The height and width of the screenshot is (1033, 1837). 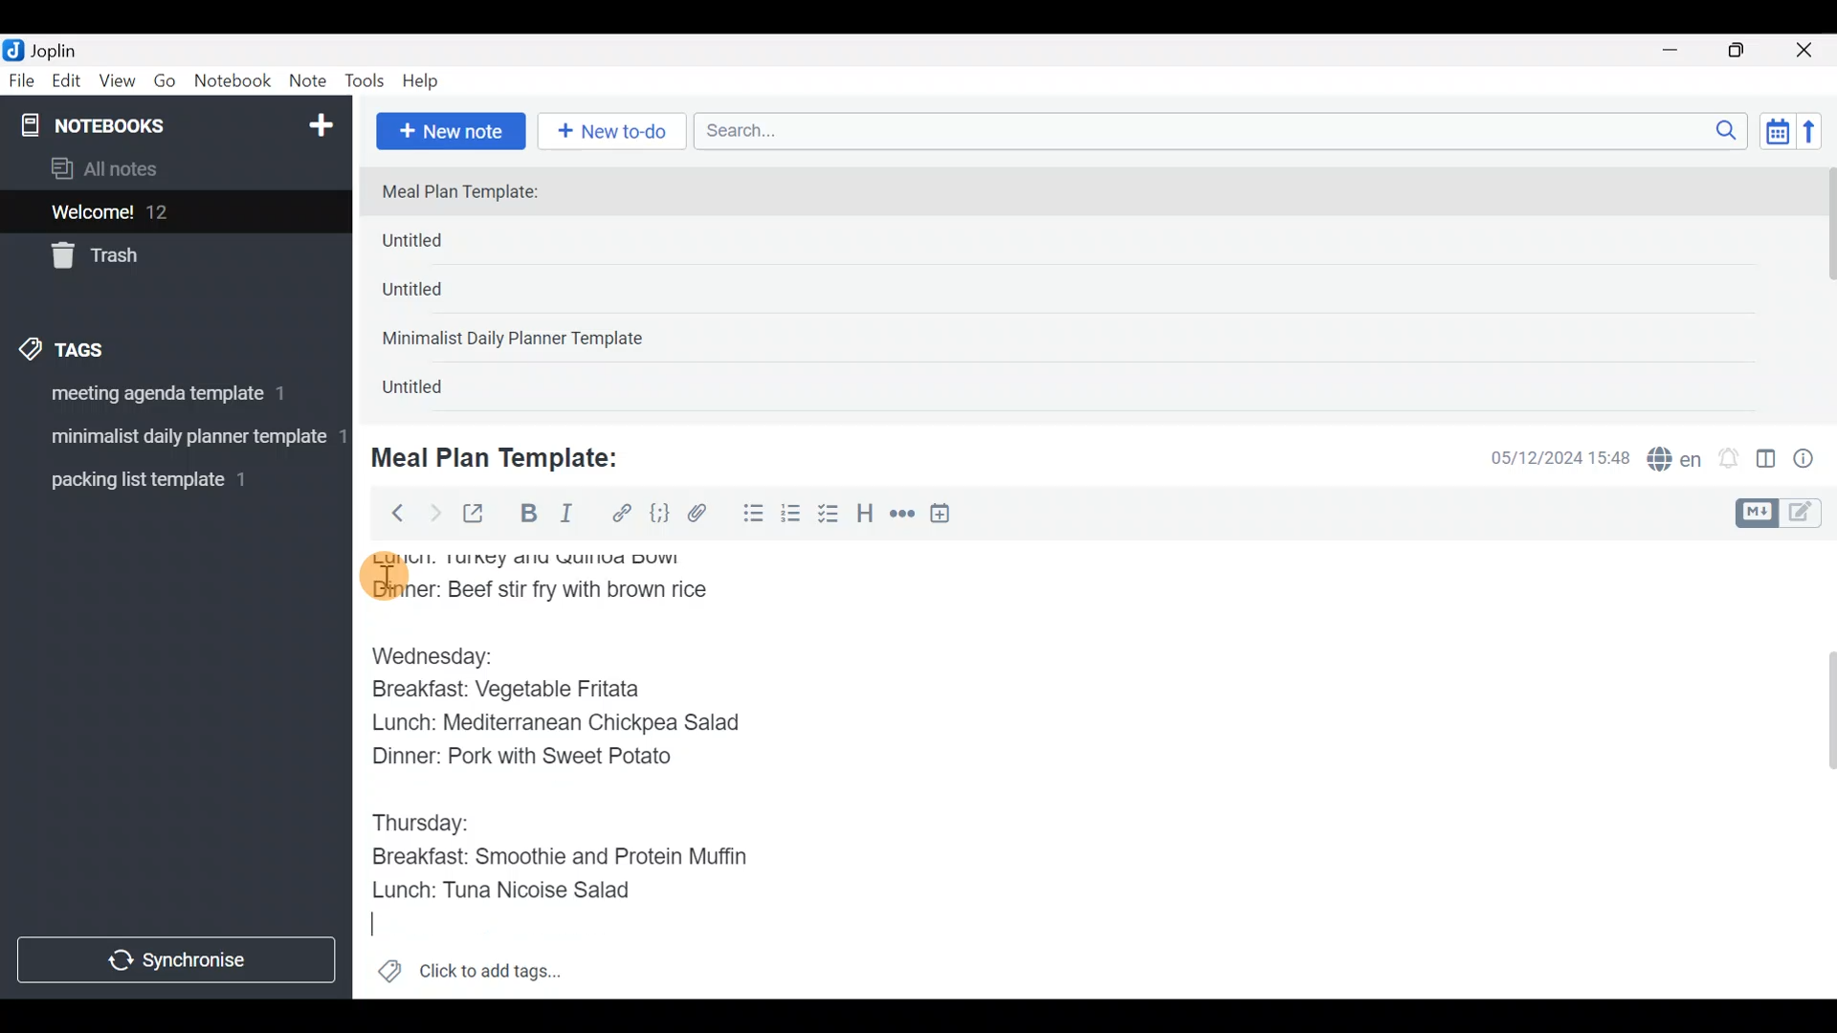 What do you see at coordinates (1681, 48) in the screenshot?
I see `Minimize` at bounding box center [1681, 48].